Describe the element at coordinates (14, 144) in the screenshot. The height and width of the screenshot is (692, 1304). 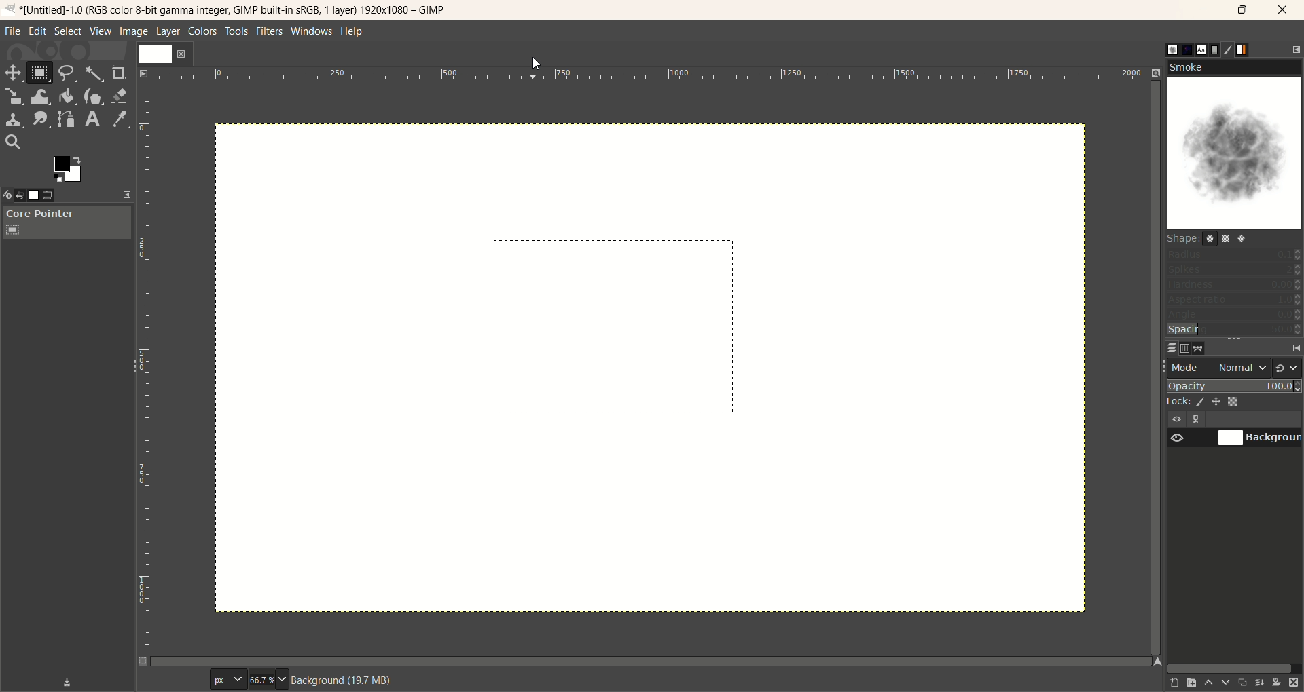
I see `search` at that location.